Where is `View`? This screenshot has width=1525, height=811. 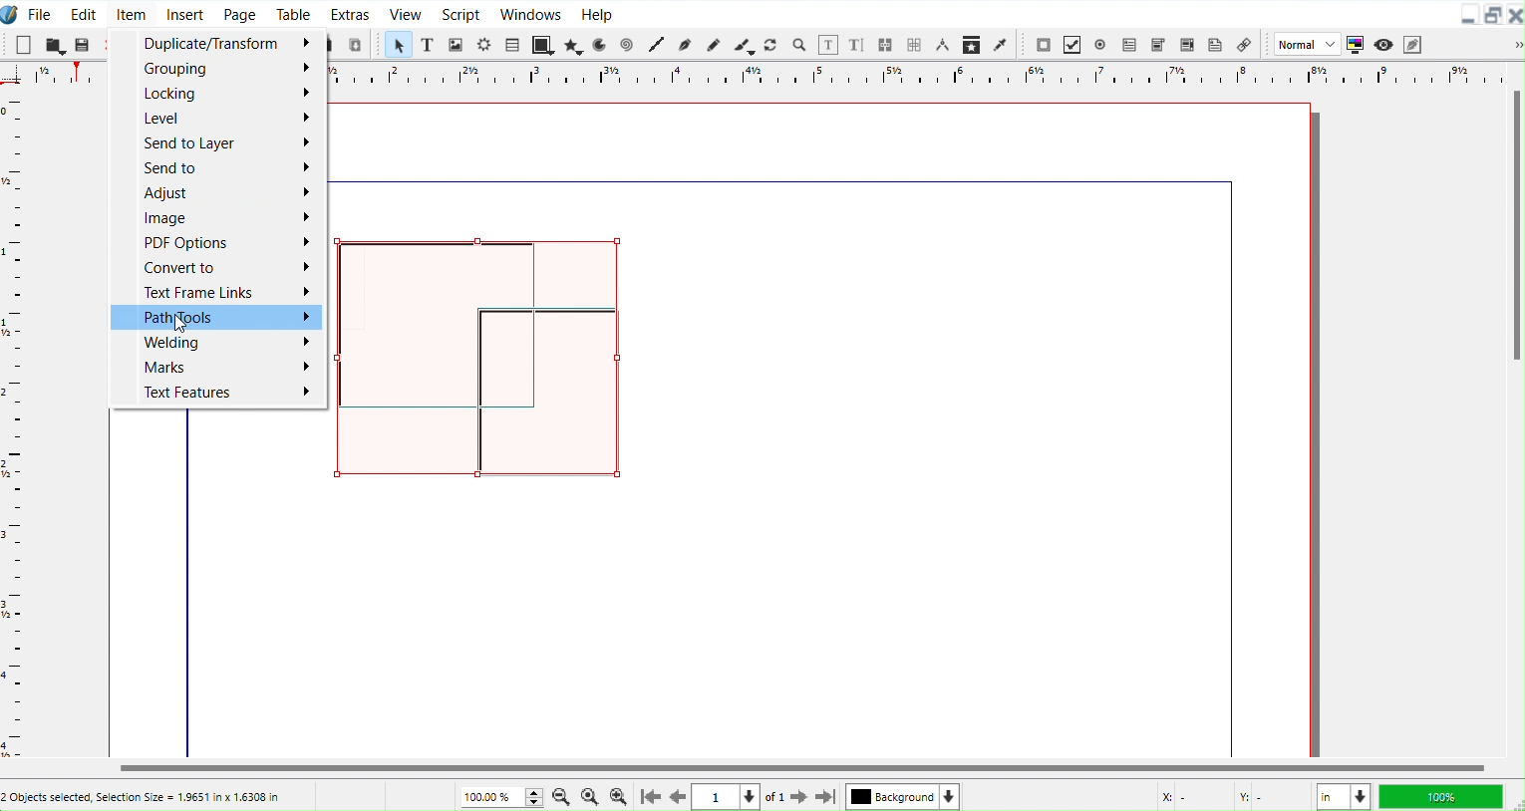 View is located at coordinates (404, 13).